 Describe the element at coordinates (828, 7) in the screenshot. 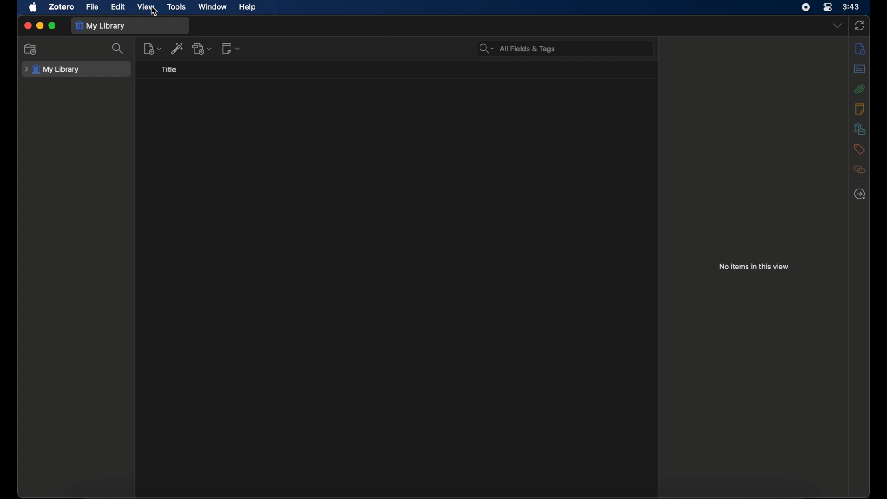

I see `control center` at that location.